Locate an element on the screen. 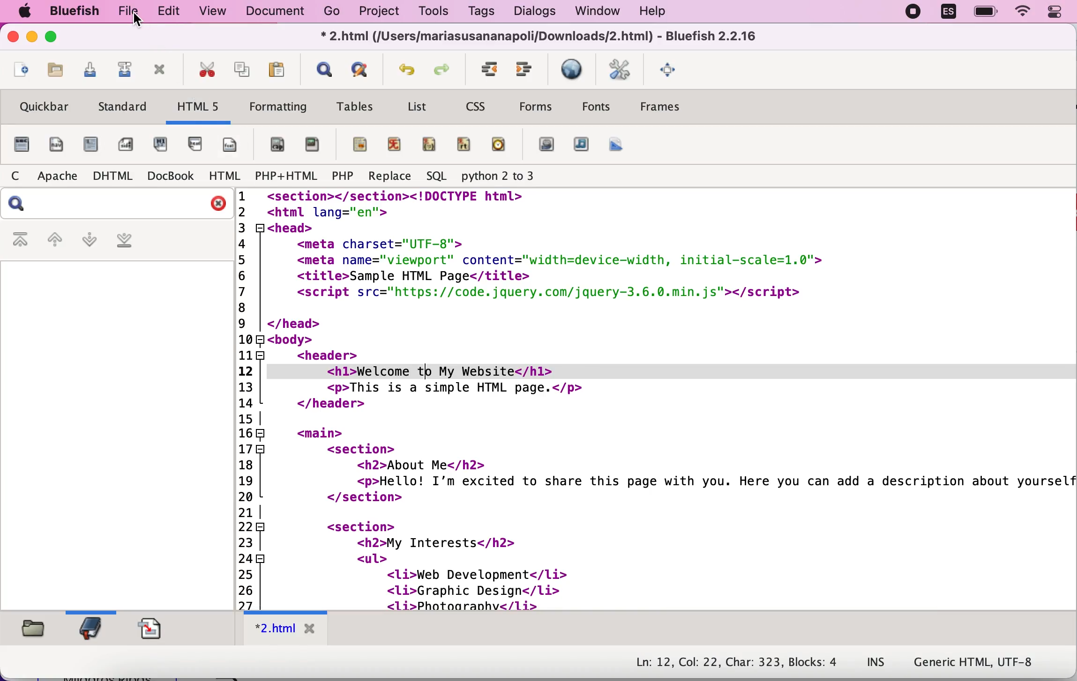 The image size is (1077, 681). unindent is located at coordinates (526, 70).